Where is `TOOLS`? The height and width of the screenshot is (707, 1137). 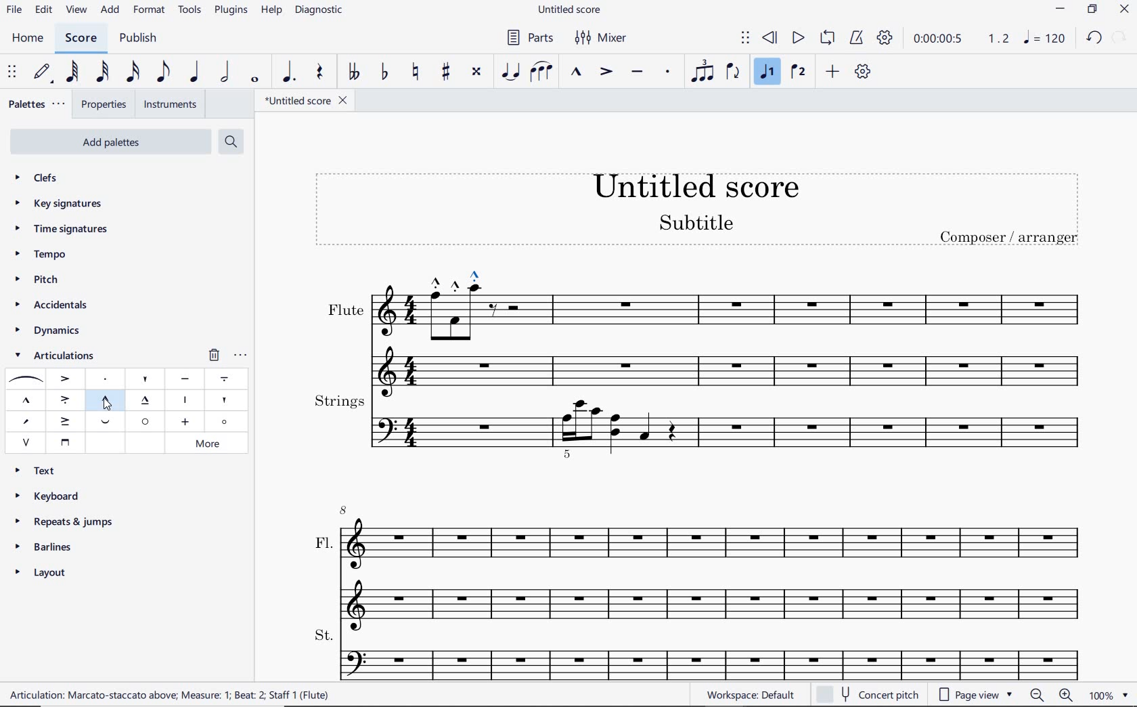 TOOLS is located at coordinates (190, 11).